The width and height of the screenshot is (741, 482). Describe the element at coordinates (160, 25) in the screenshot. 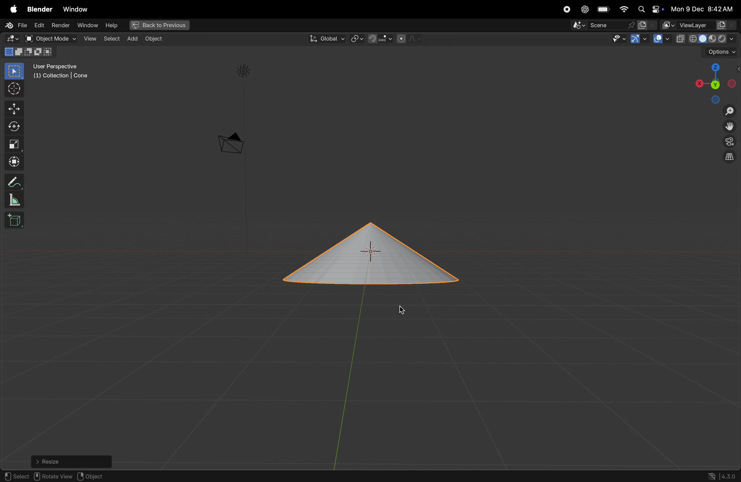

I see `back to previous` at that location.